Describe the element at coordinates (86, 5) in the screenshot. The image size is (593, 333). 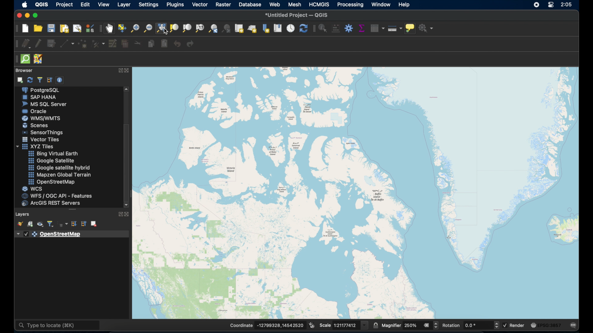
I see `edit` at that location.